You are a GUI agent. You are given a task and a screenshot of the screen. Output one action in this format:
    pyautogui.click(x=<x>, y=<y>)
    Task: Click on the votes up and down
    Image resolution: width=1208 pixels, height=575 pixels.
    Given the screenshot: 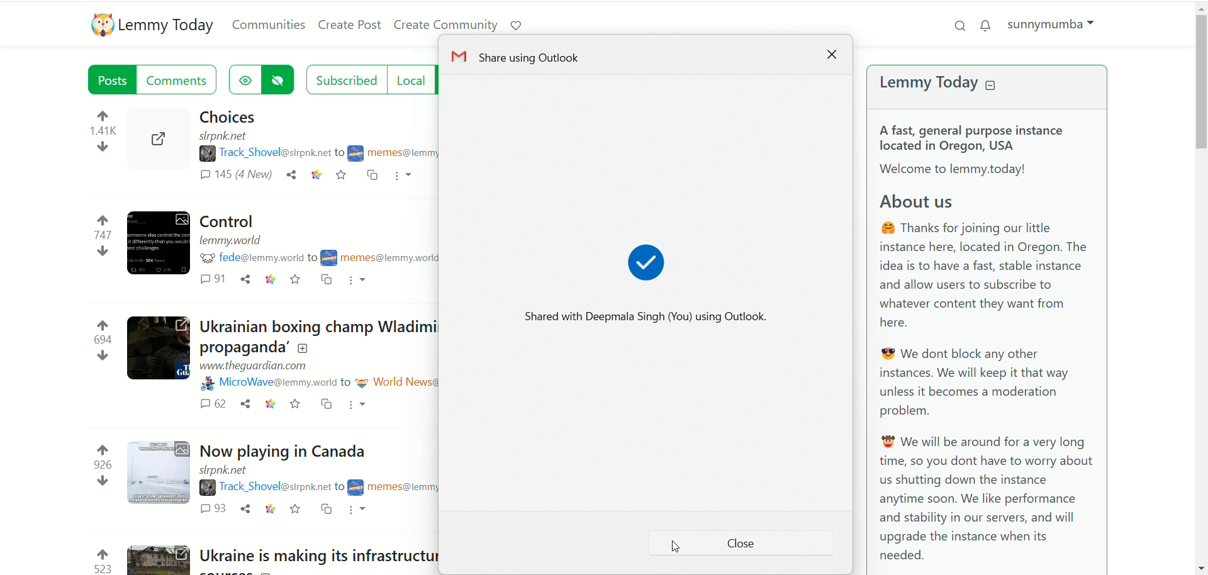 What is the action you would take?
    pyautogui.click(x=101, y=466)
    